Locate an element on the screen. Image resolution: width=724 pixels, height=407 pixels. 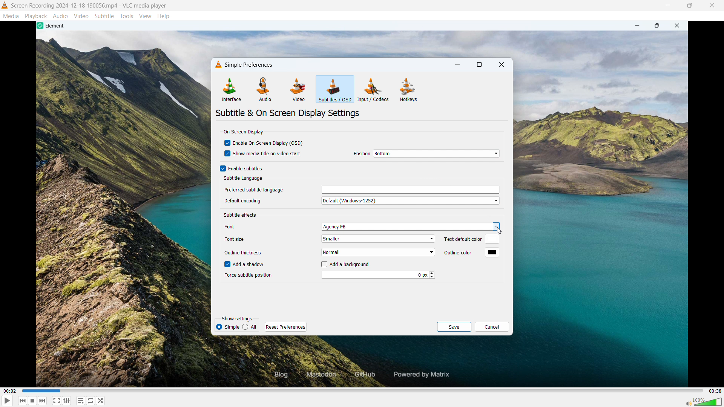
enable on screen display is located at coordinates (264, 142).